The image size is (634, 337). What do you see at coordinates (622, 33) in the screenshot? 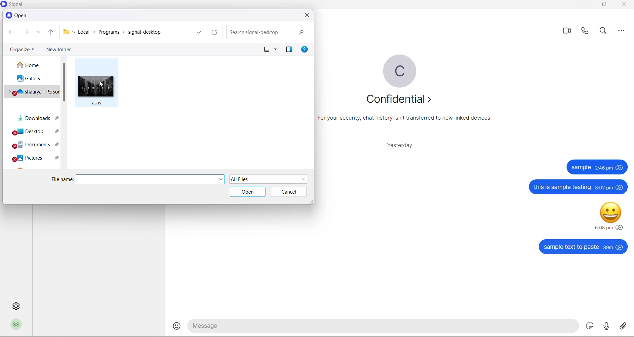
I see `more options` at bounding box center [622, 33].